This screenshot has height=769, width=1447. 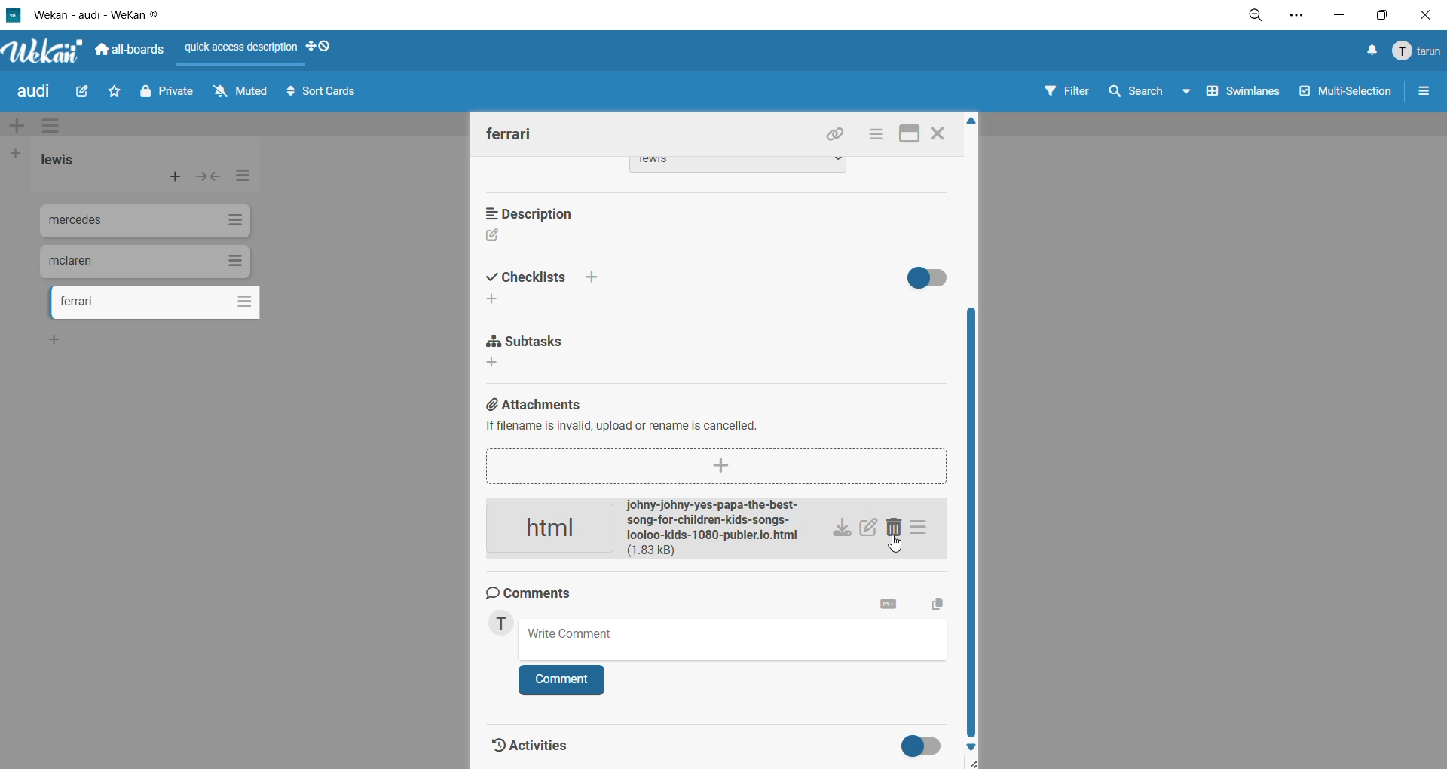 I want to click on delete, so click(x=898, y=529).